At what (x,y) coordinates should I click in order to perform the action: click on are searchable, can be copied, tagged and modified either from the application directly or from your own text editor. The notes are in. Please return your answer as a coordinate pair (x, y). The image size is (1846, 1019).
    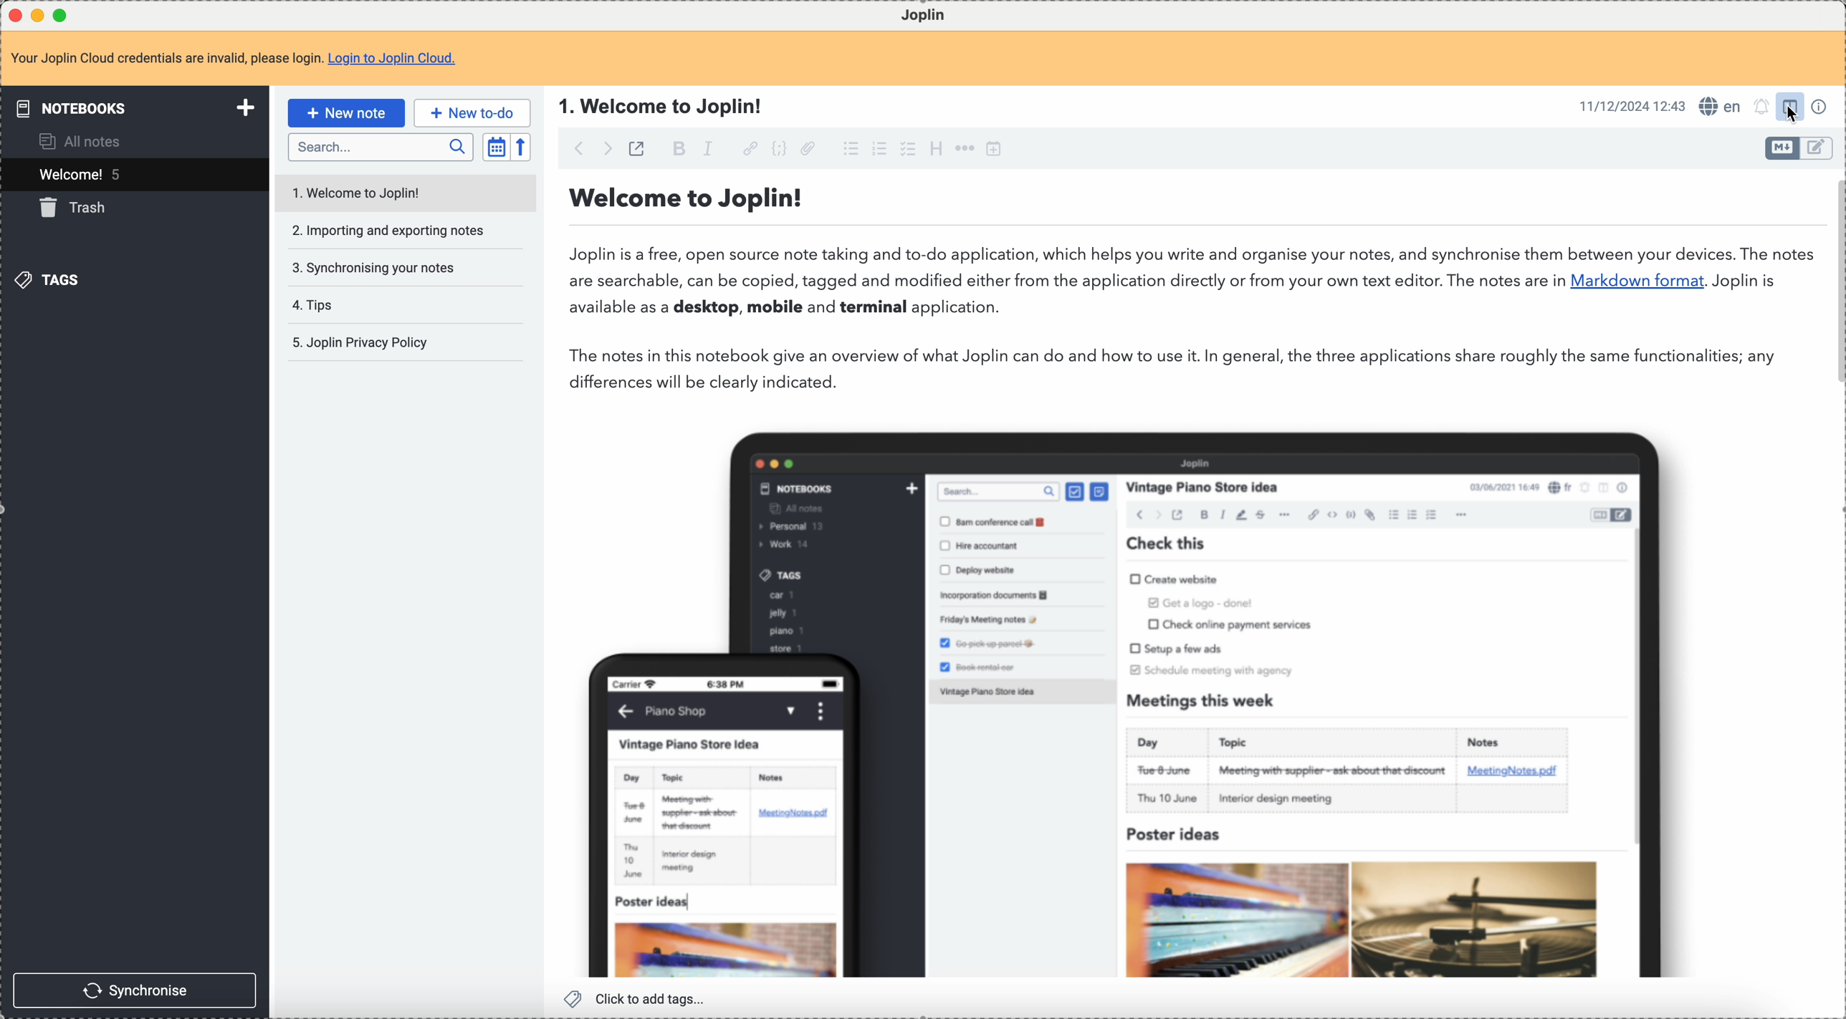
    Looking at the image, I should click on (1066, 282).